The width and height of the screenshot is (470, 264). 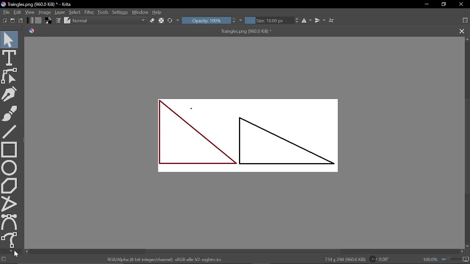 What do you see at coordinates (166, 259) in the screenshot?
I see `RGB/Alpha (8-bit integer/channel) sRGE-elle-V2-srgbtrc.icc` at bounding box center [166, 259].